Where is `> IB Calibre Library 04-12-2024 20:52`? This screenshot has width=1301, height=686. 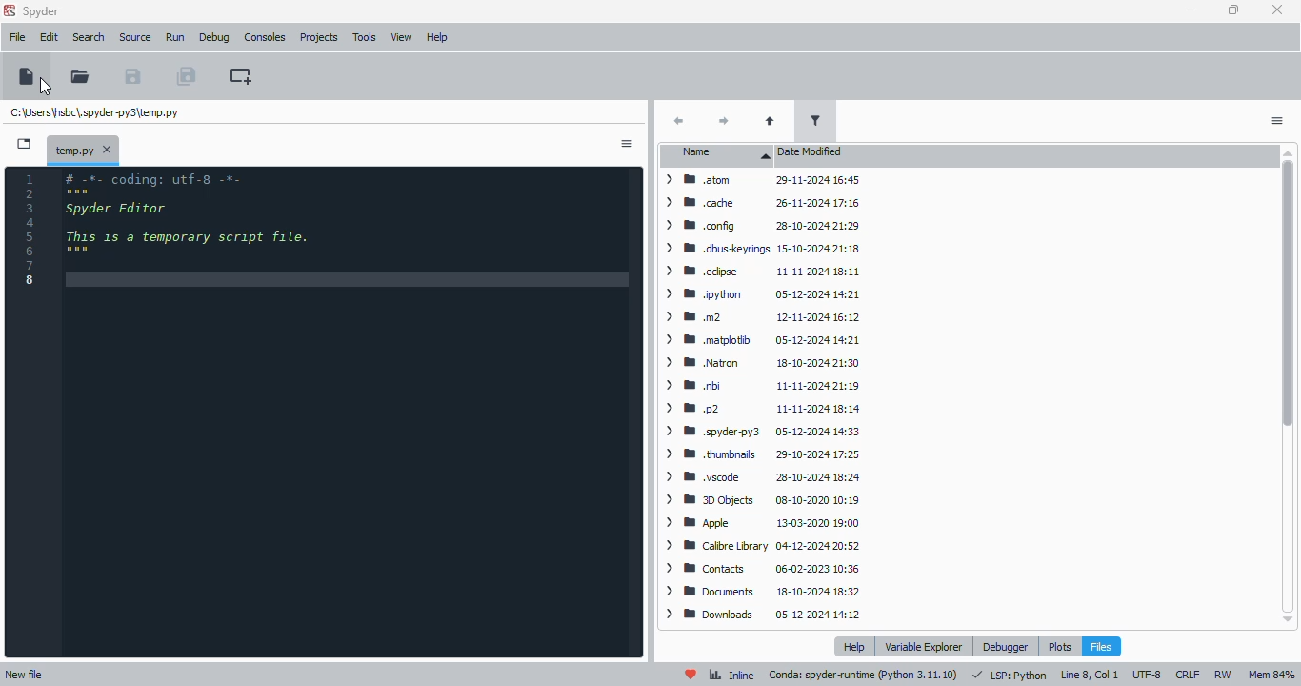
> IB Calibre Library 04-12-2024 20:52 is located at coordinates (760, 547).